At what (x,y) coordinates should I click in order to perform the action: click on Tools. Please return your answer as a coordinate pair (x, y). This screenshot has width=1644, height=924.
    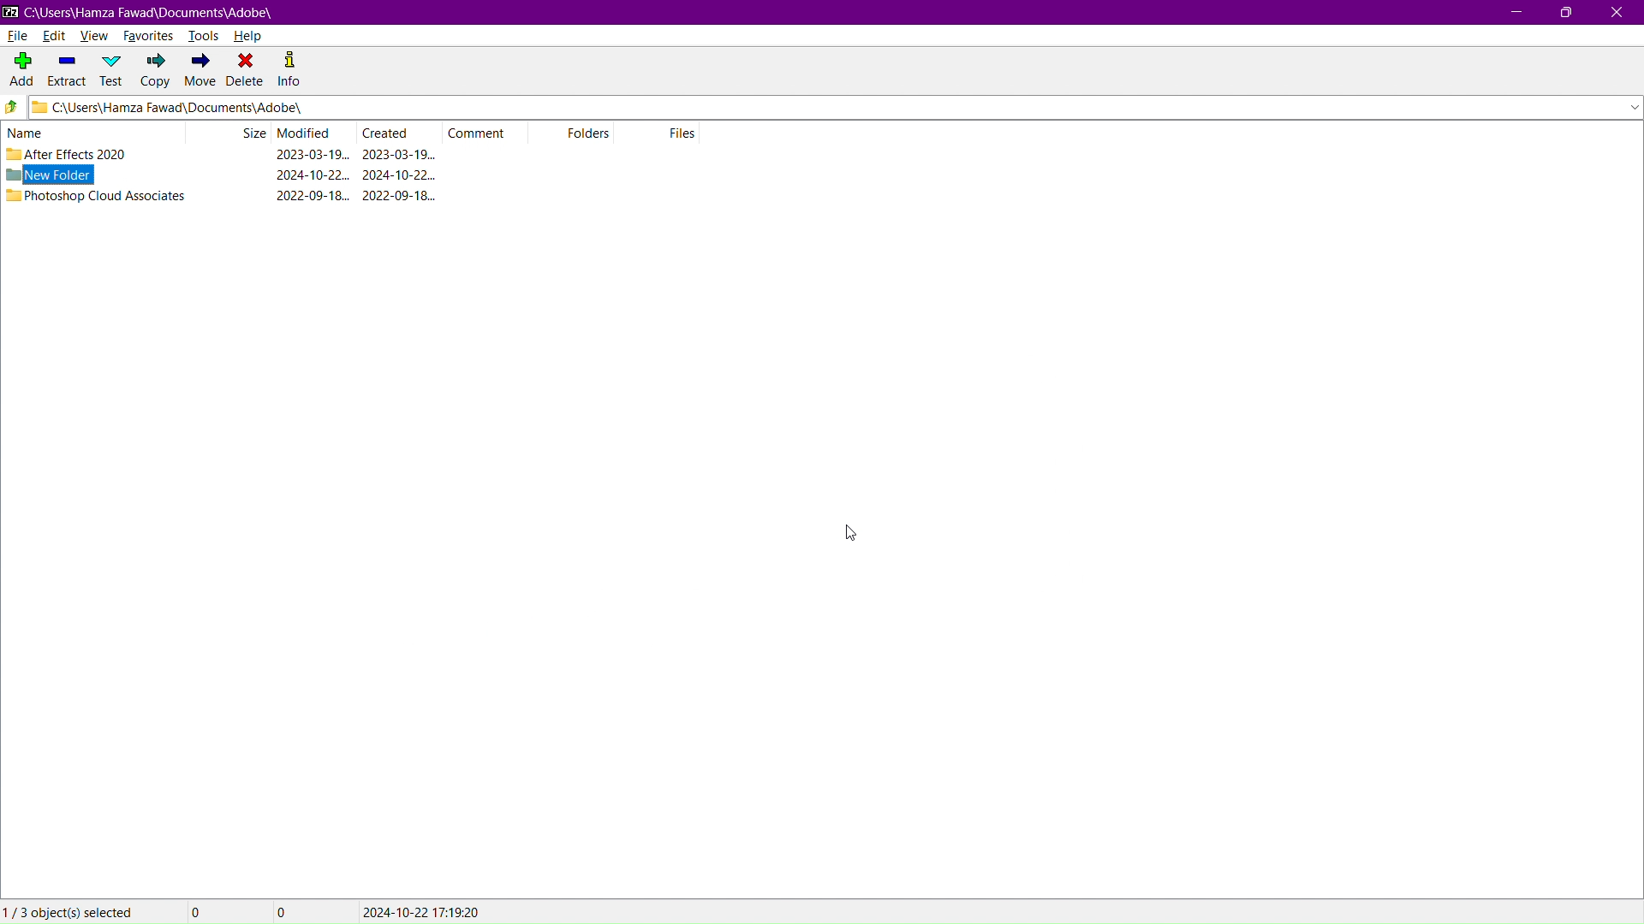
    Looking at the image, I should click on (206, 37).